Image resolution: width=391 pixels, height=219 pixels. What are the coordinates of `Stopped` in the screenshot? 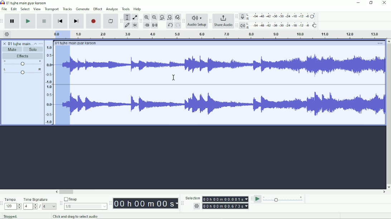 It's located at (15, 215).